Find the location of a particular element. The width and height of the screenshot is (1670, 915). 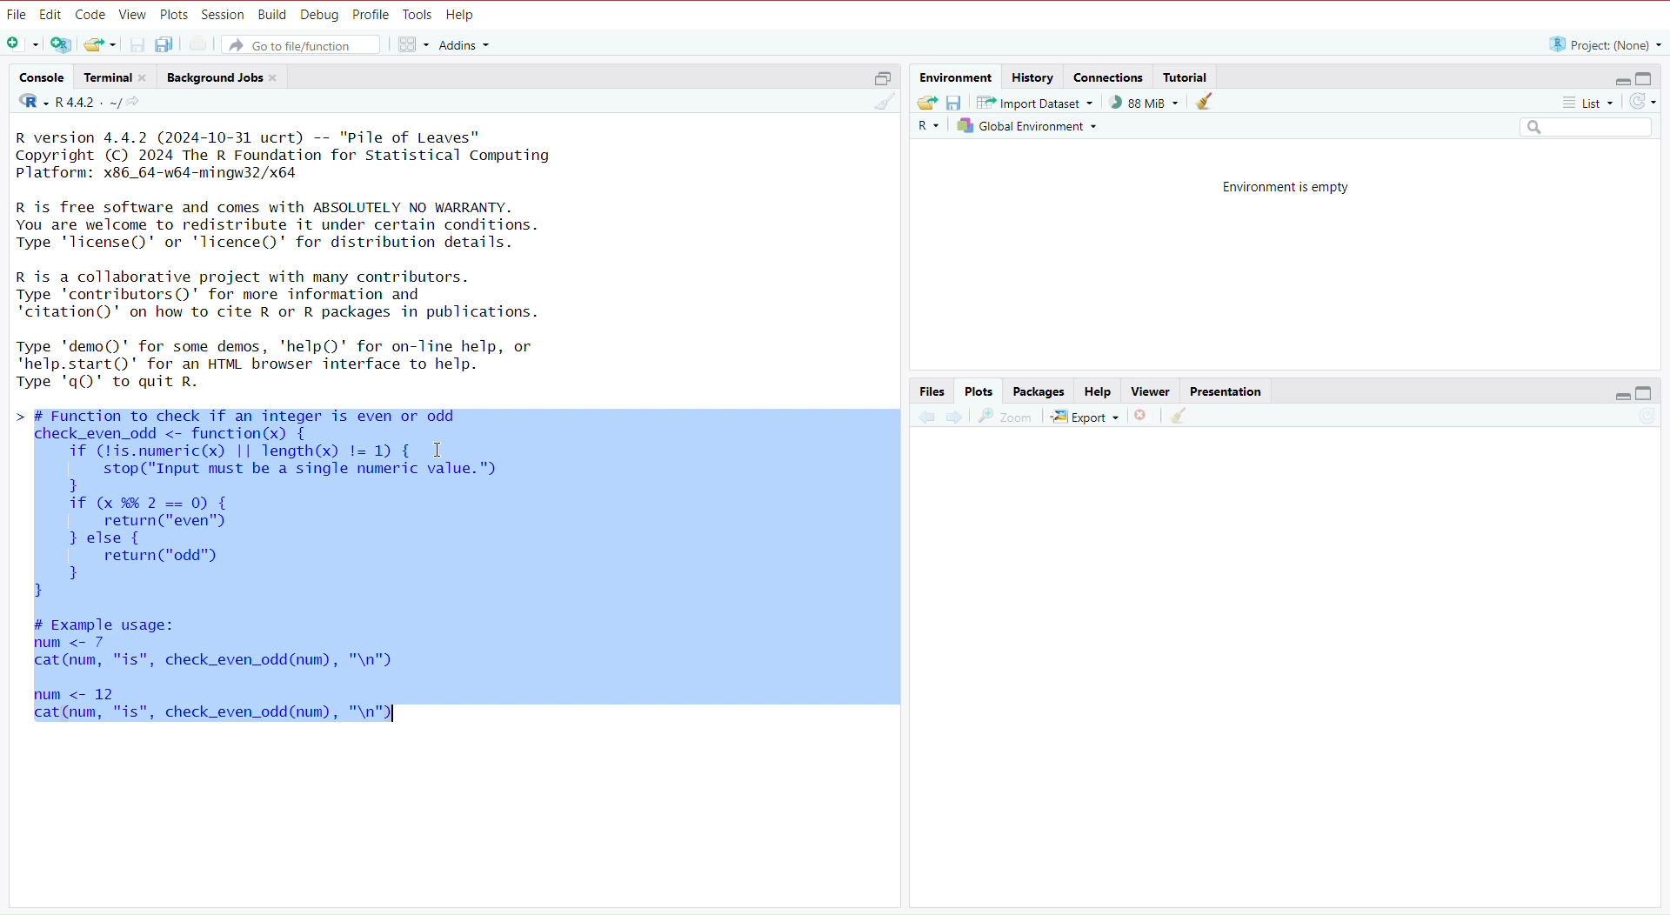

addins is located at coordinates (465, 44).